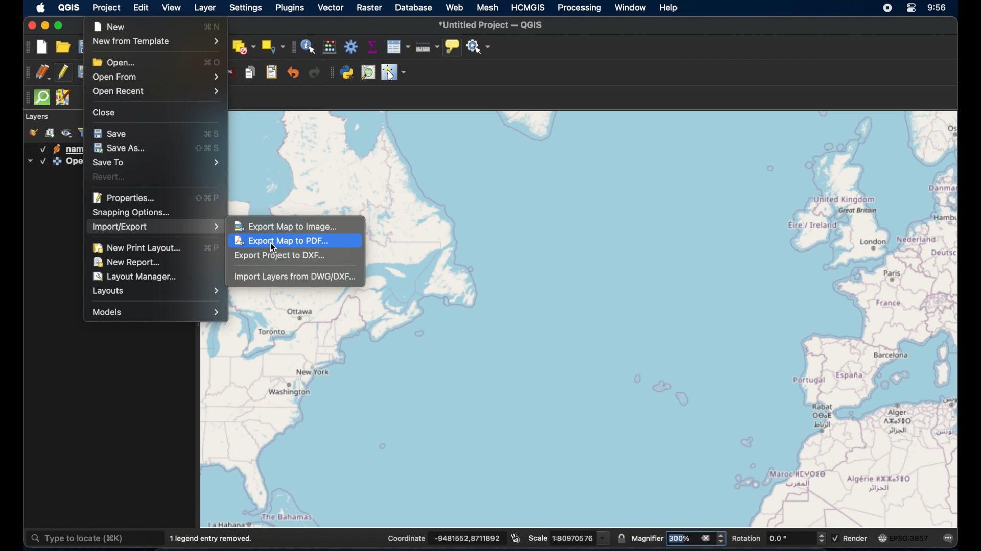  I want to click on open from menu, so click(155, 77).